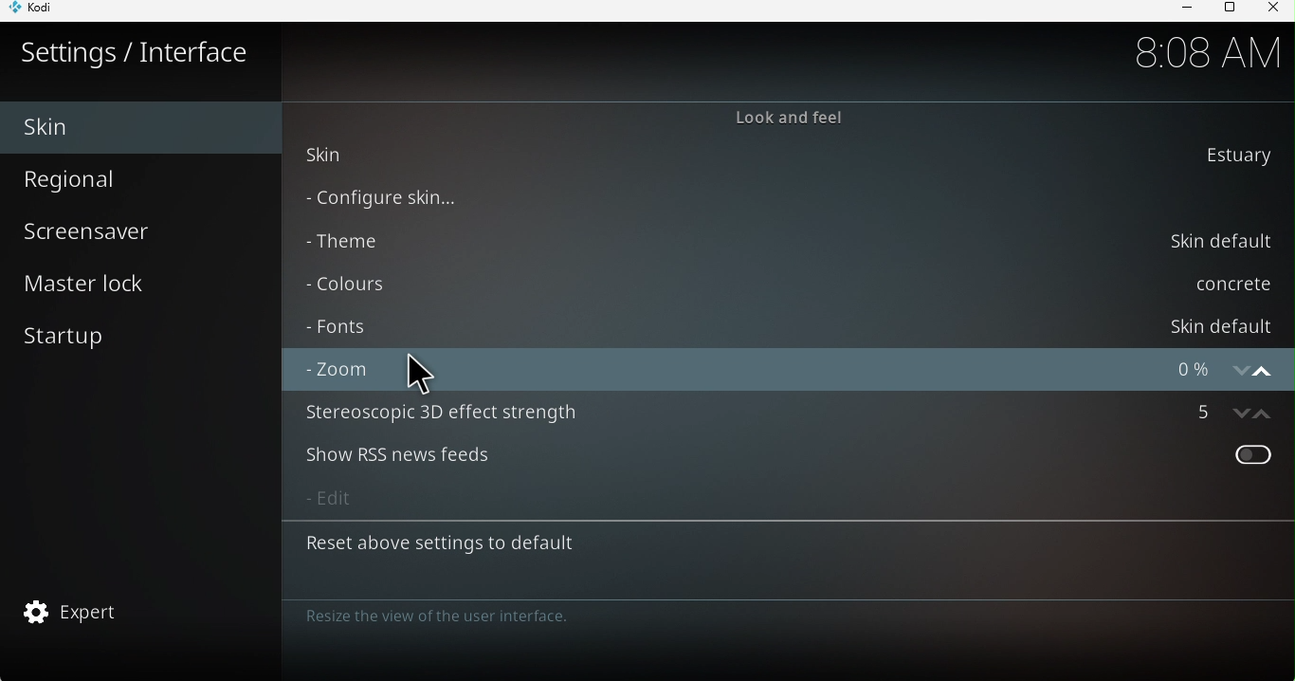 Image resolution: width=1295 pixels, height=681 pixels. I want to click on Settings/interface, so click(136, 51).